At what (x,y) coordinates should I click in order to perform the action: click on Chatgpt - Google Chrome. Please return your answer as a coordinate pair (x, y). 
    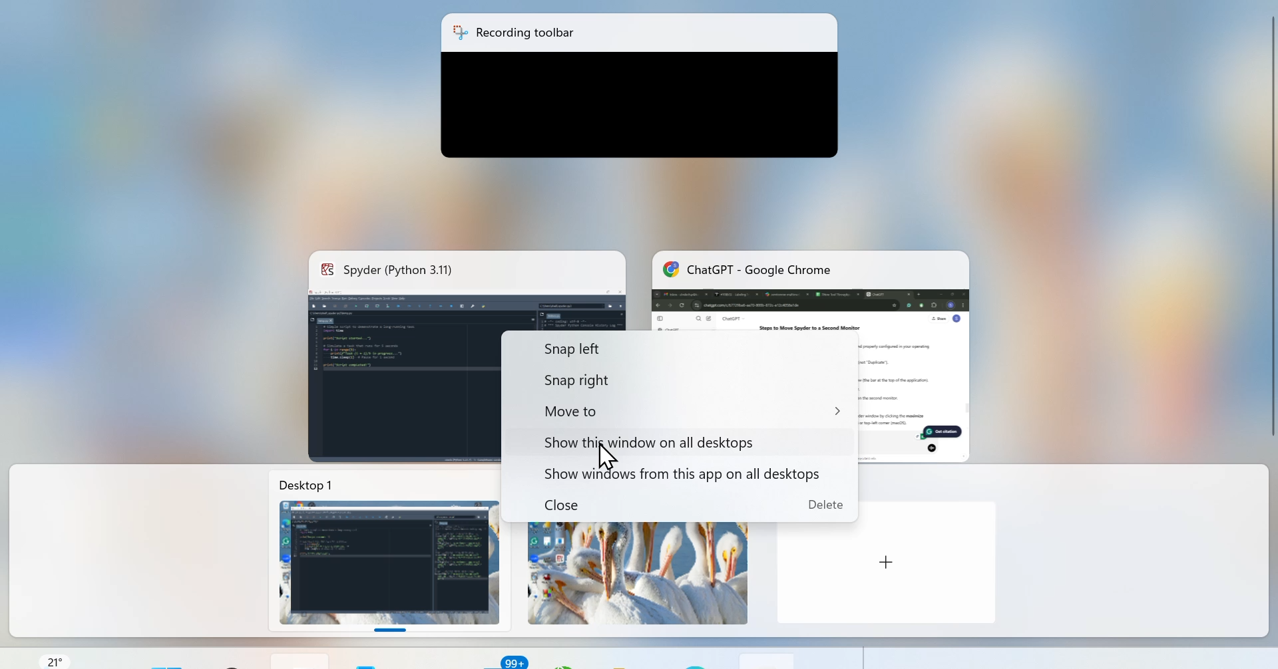
    Looking at the image, I should click on (813, 284).